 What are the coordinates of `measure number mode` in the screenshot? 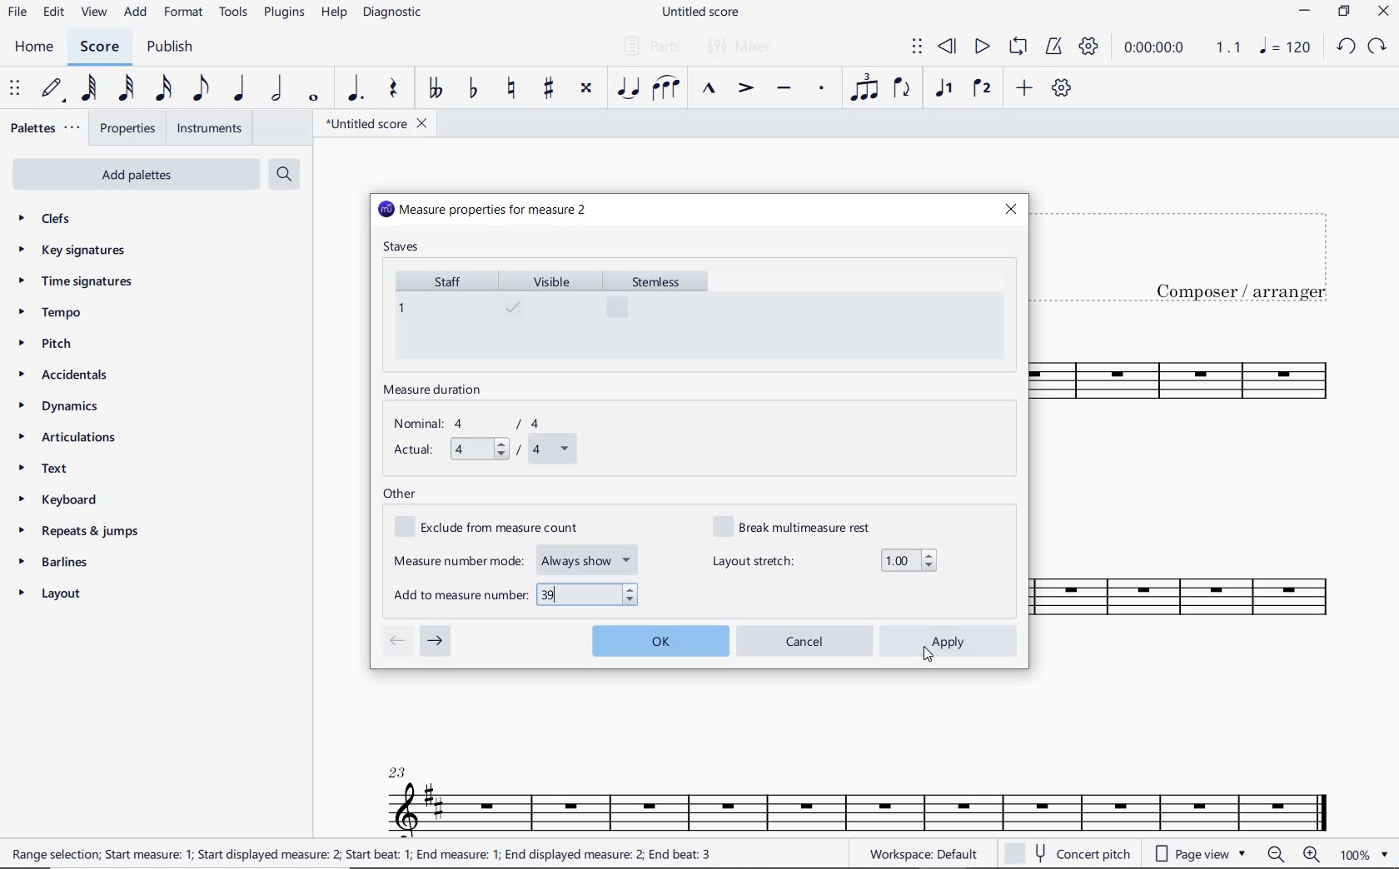 It's located at (517, 558).